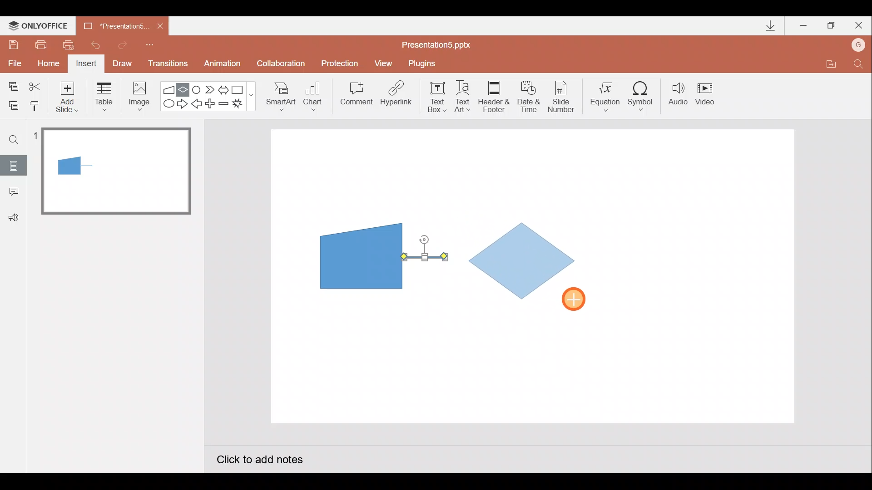  What do you see at coordinates (137, 96) in the screenshot?
I see `Image` at bounding box center [137, 96].